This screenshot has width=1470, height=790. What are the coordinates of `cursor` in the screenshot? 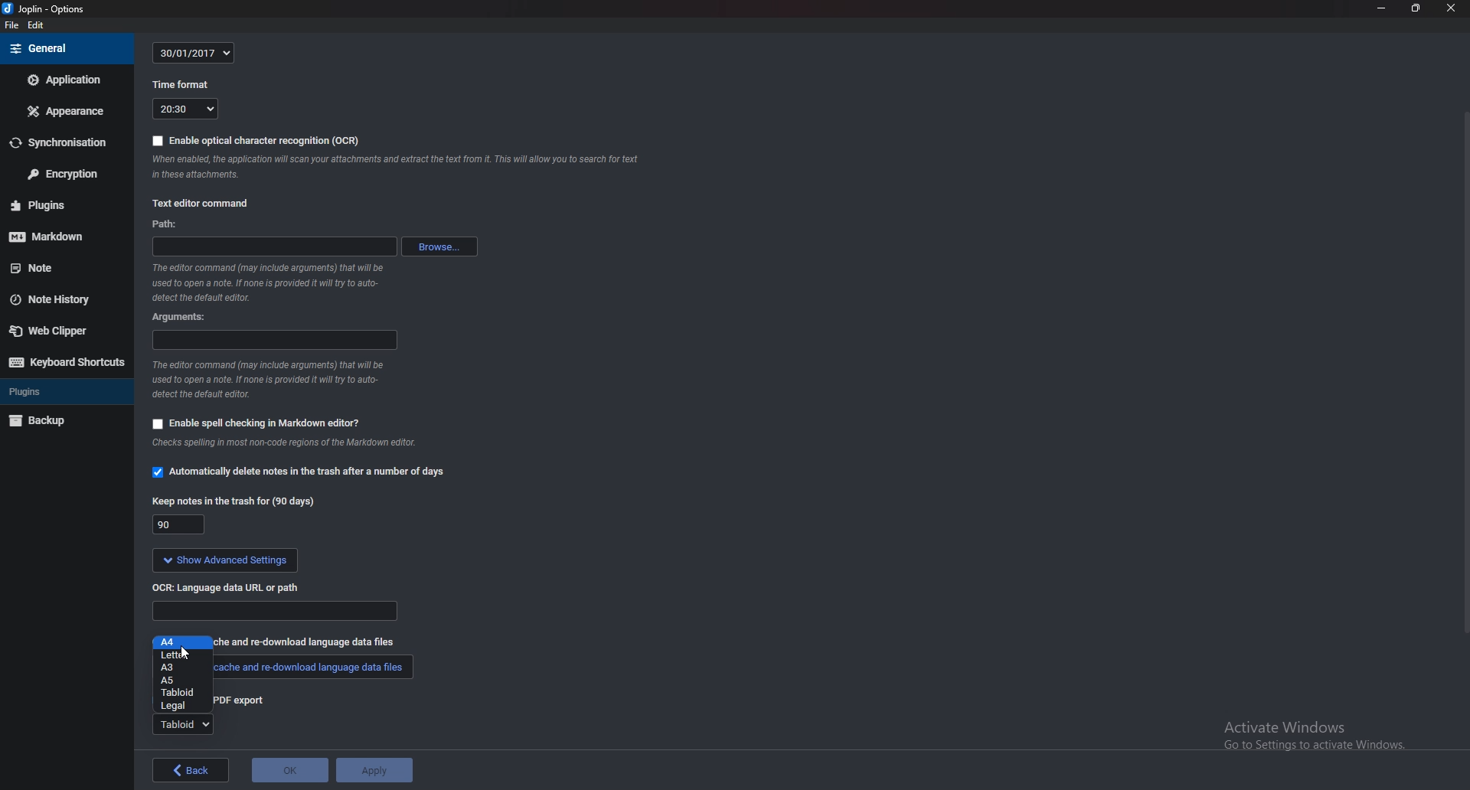 It's located at (185, 657).